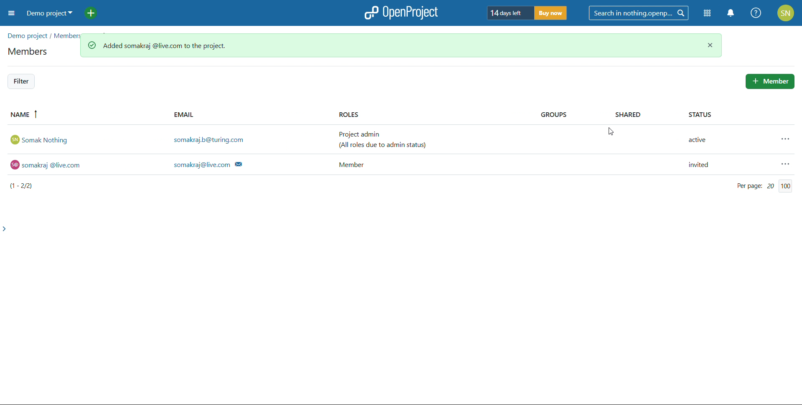 The width and height of the screenshot is (802, 405). I want to click on somakraj.b@turing.com, so click(208, 139).